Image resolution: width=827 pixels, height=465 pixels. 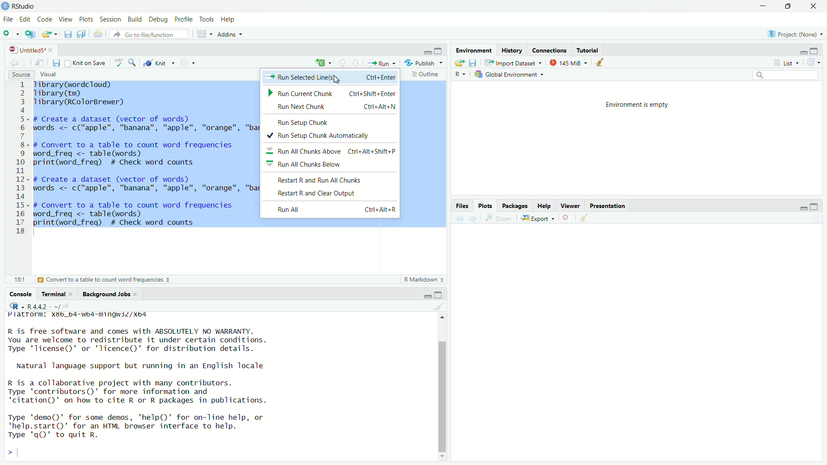 I want to click on Plots, so click(x=86, y=19).